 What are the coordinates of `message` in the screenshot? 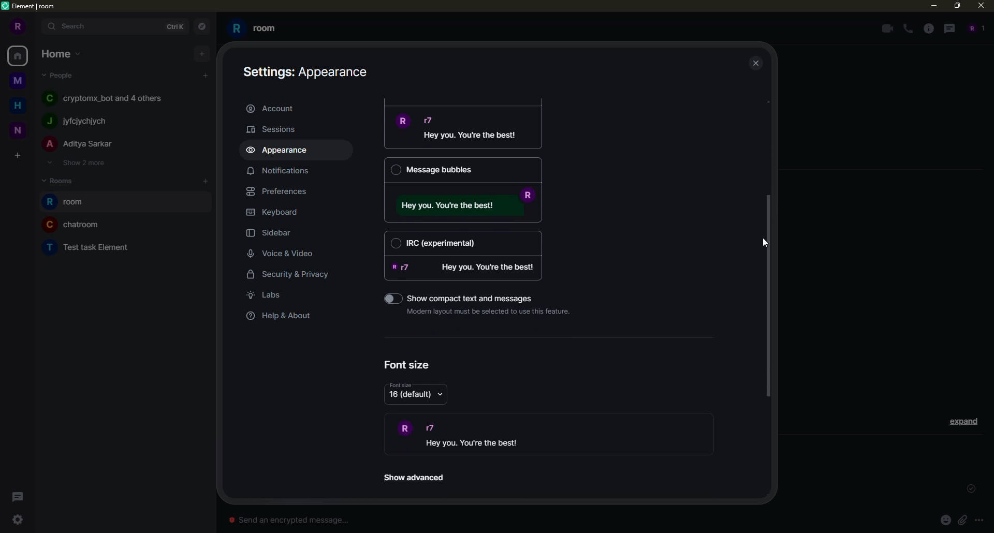 It's located at (467, 203).